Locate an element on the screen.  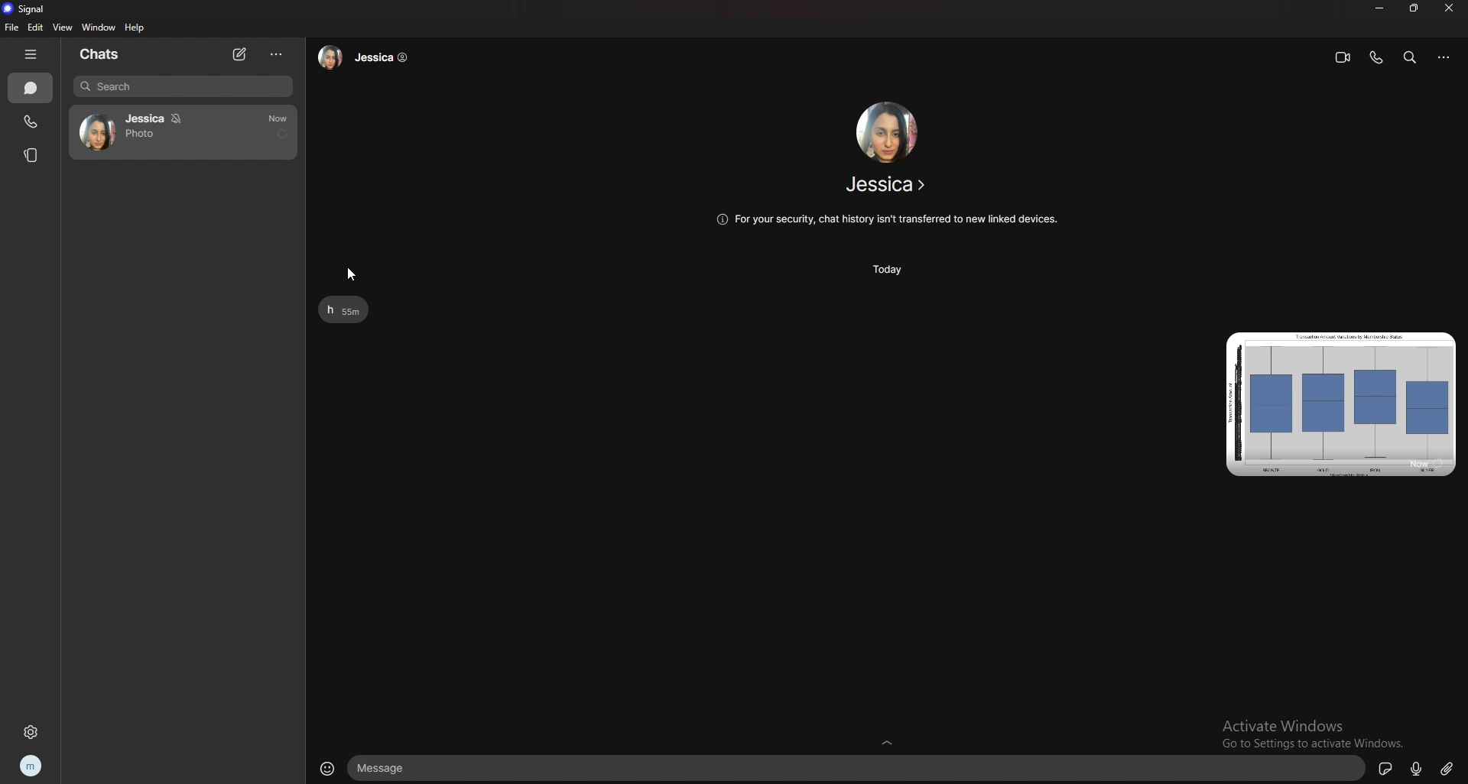
time is located at coordinates (886, 270).